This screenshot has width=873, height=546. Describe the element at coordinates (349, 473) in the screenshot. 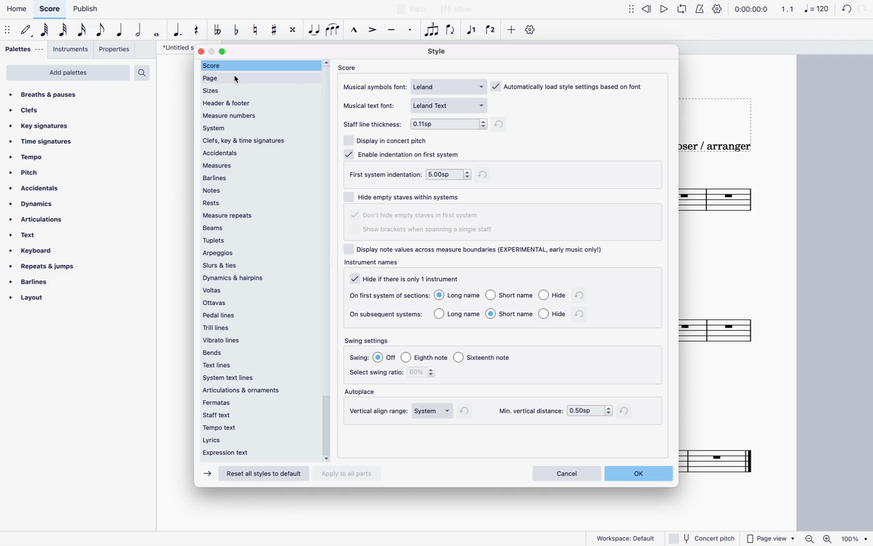

I see `apply to all parts` at that location.